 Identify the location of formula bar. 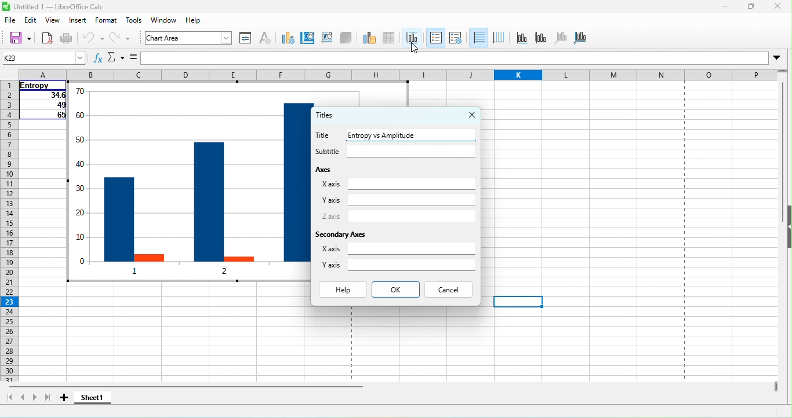
(464, 57).